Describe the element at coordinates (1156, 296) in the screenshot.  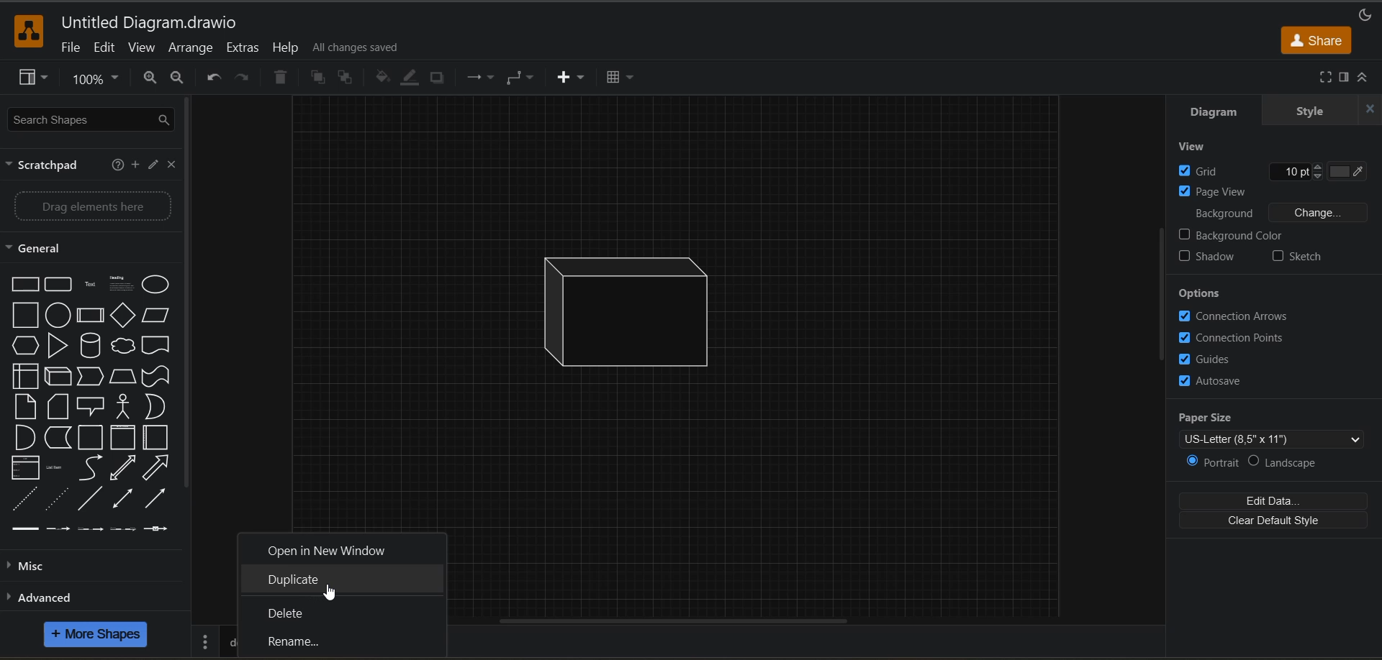
I see `vertical scroll bar` at that location.